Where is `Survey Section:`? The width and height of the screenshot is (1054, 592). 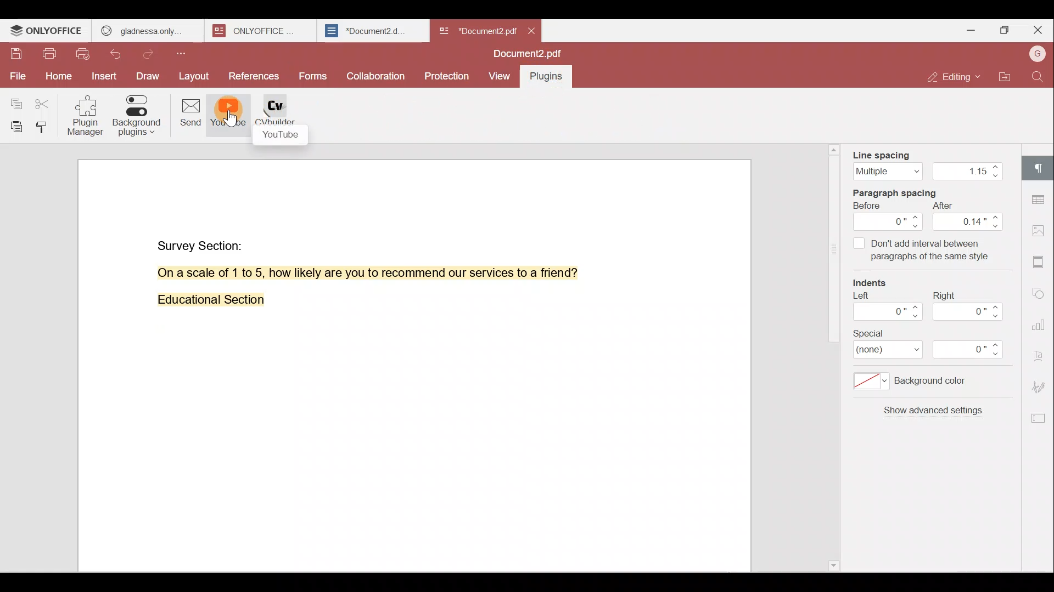
Survey Section: is located at coordinates (202, 243).